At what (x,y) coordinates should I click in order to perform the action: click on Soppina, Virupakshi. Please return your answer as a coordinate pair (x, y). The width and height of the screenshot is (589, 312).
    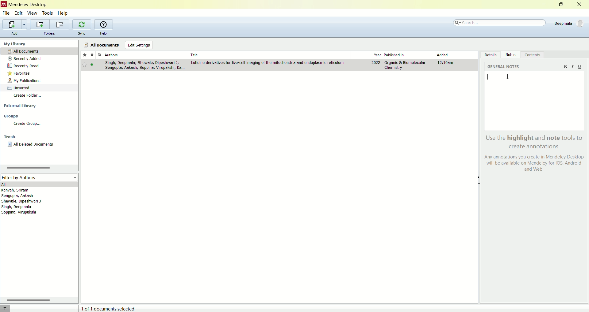
    Looking at the image, I should click on (19, 213).